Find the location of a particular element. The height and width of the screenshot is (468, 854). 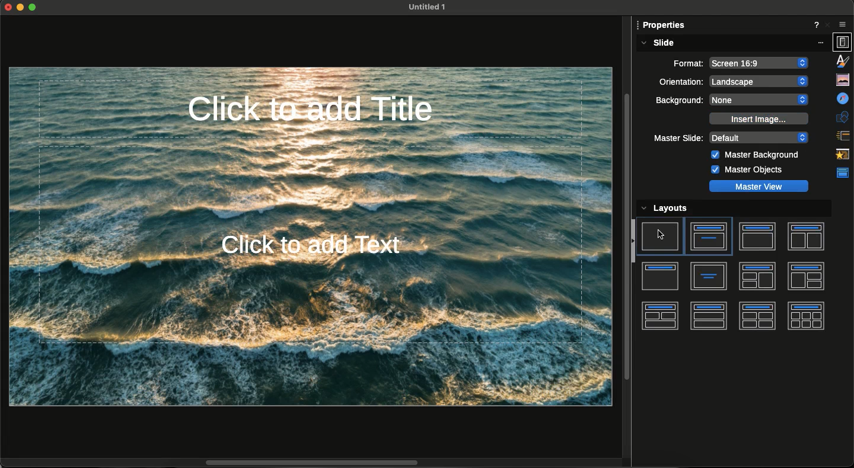

Insert image is located at coordinates (757, 118).